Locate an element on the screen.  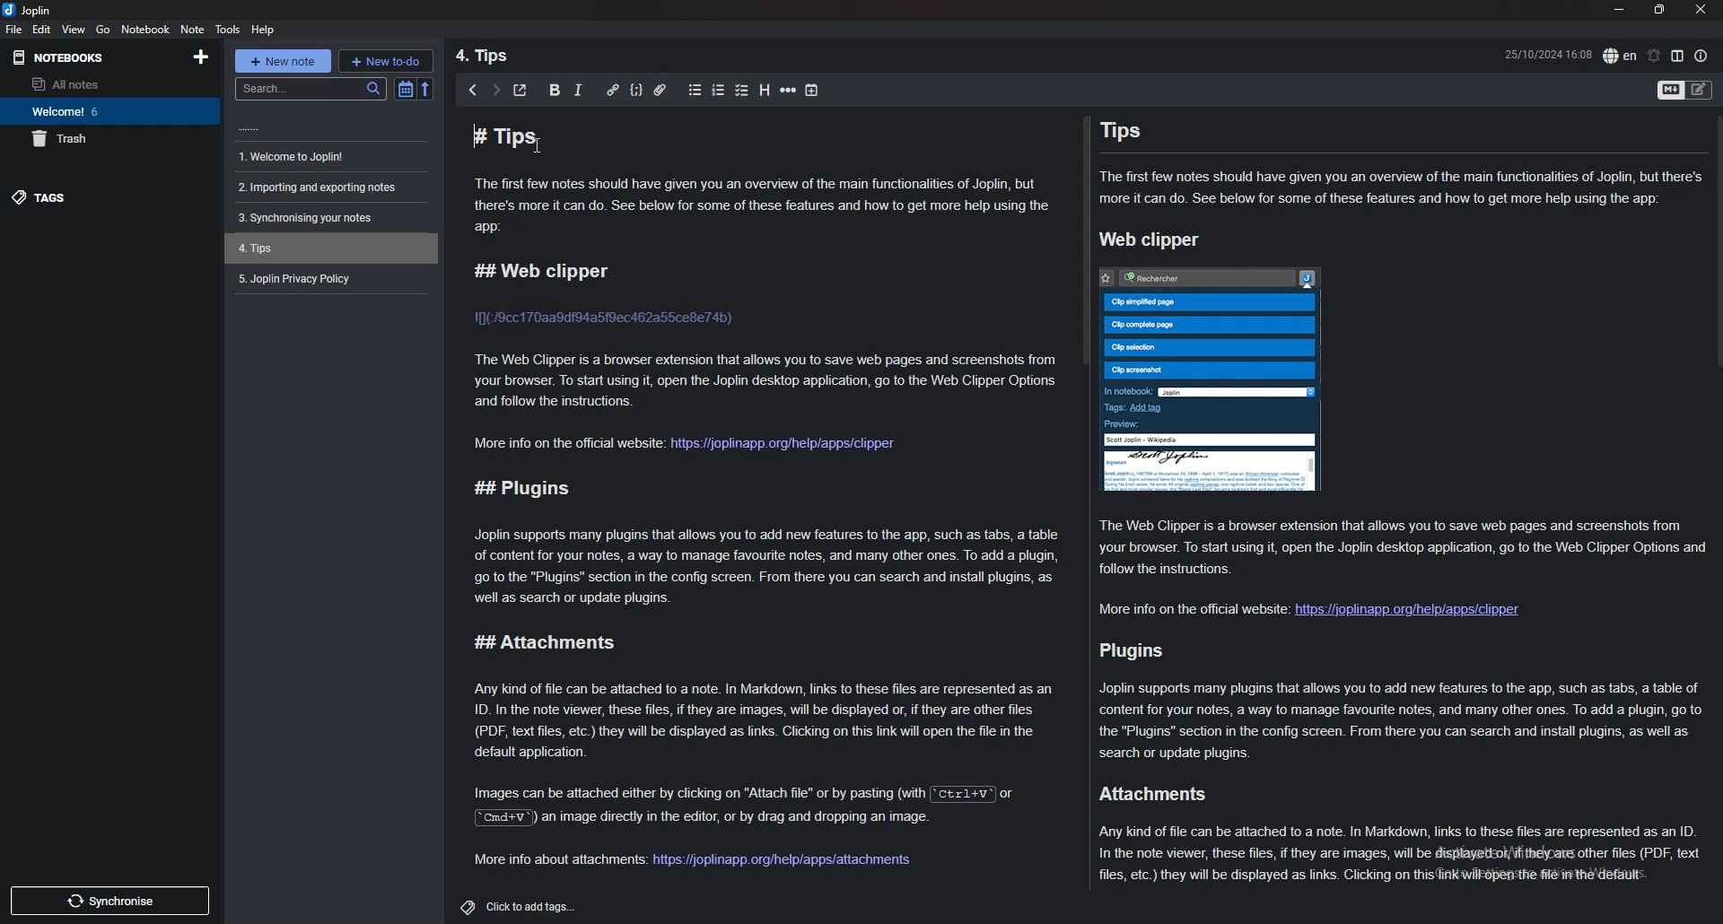
Researcher is located at coordinates (1185, 276).